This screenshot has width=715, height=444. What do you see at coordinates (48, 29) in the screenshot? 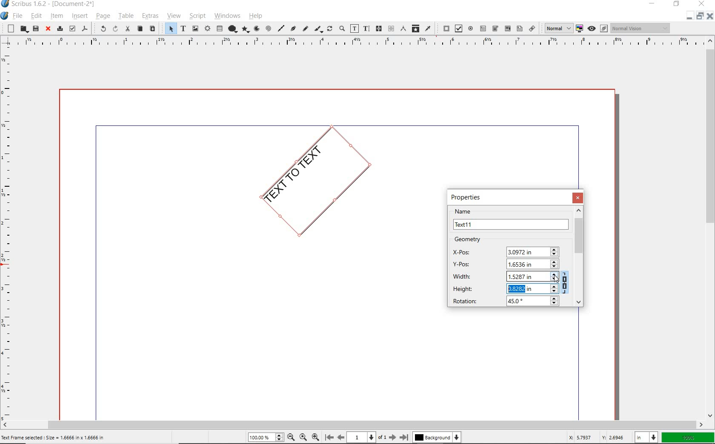
I see `close` at bounding box center [48, 29].